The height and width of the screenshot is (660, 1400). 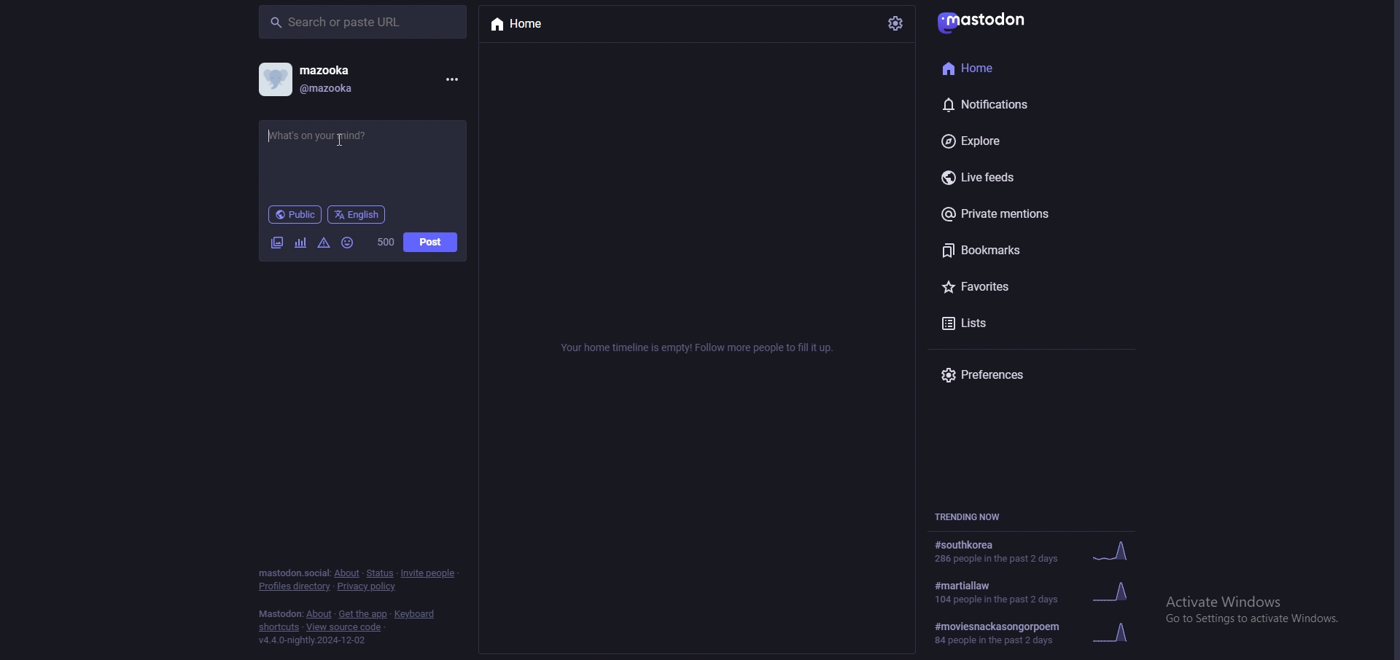 What do you see at coordinates (295, 586) in the screenshot?
I see `profiles directory` at bounding box center [295, 586].